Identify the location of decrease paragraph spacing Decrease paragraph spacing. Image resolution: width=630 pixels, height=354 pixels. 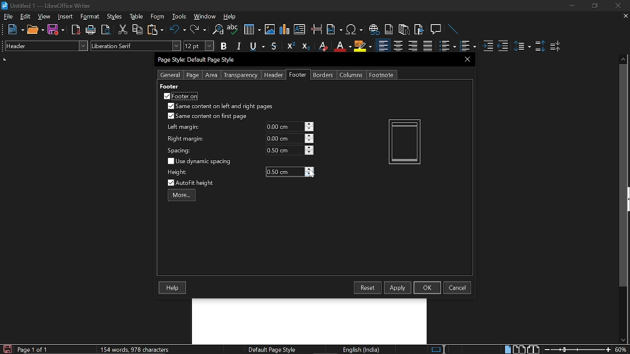
(556, 46).